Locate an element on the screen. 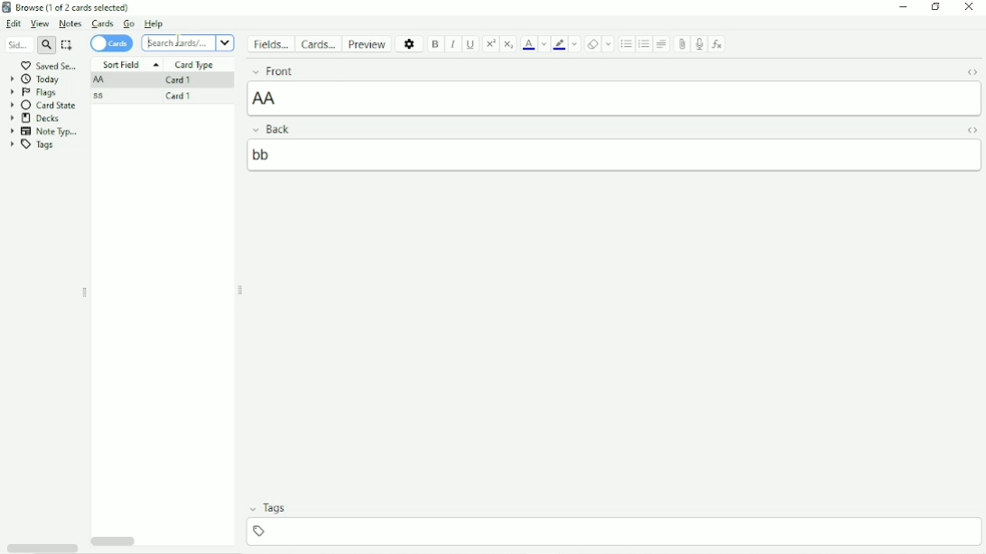  Change color is located at coordinates (576, 44).